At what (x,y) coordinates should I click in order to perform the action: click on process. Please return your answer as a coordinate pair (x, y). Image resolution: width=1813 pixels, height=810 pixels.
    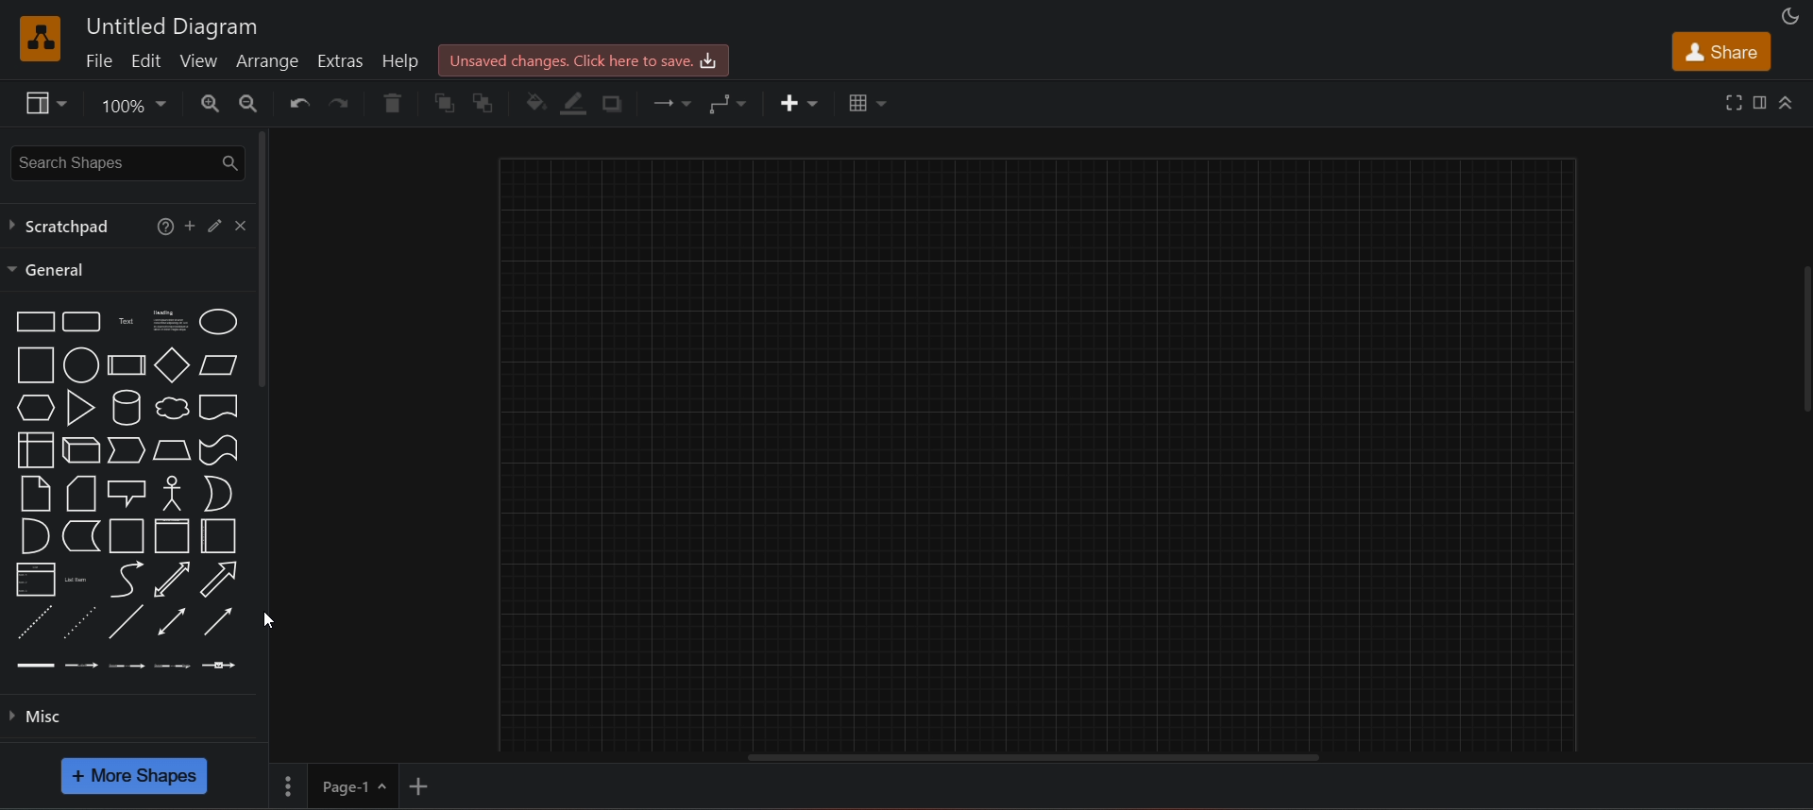
    Looking at the image, I should click on (125, 364).